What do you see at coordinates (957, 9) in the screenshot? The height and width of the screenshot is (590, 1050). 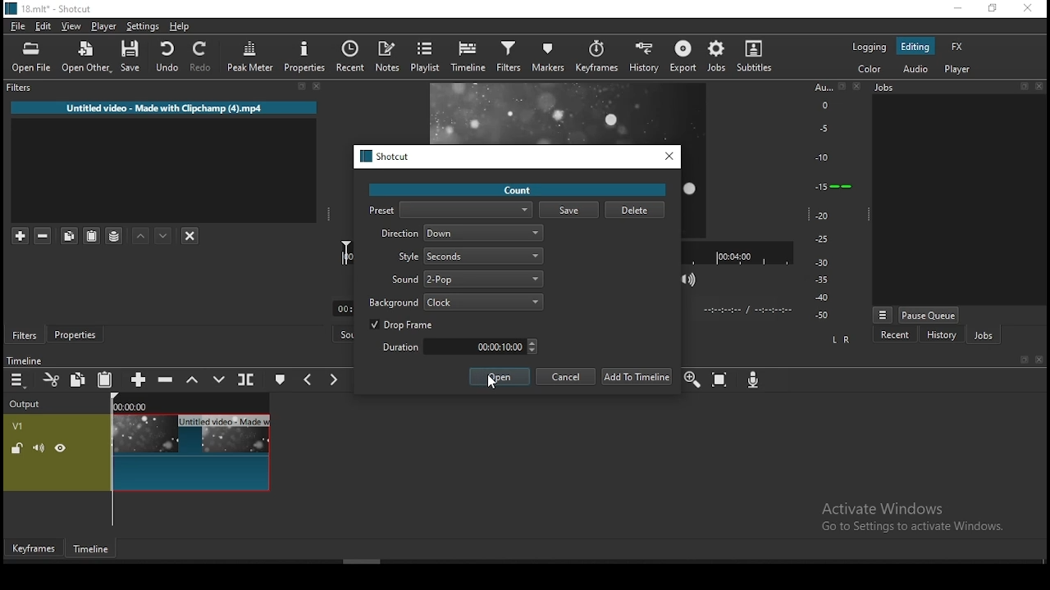 I see `minimize` at bounding box center [957, 9].